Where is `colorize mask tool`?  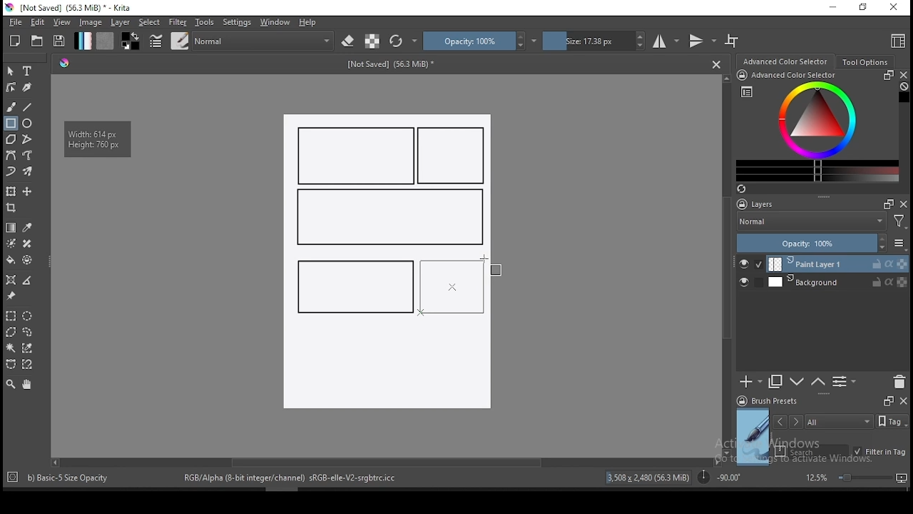
colorize mask tool is located at coordinates (12, 243).